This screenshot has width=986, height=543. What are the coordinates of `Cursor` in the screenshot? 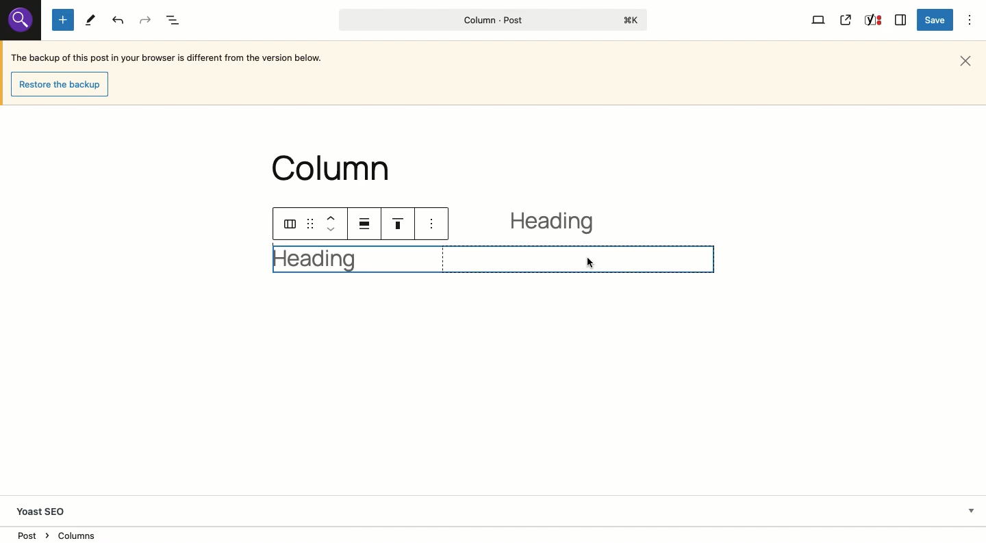 It's located at (590, 263).